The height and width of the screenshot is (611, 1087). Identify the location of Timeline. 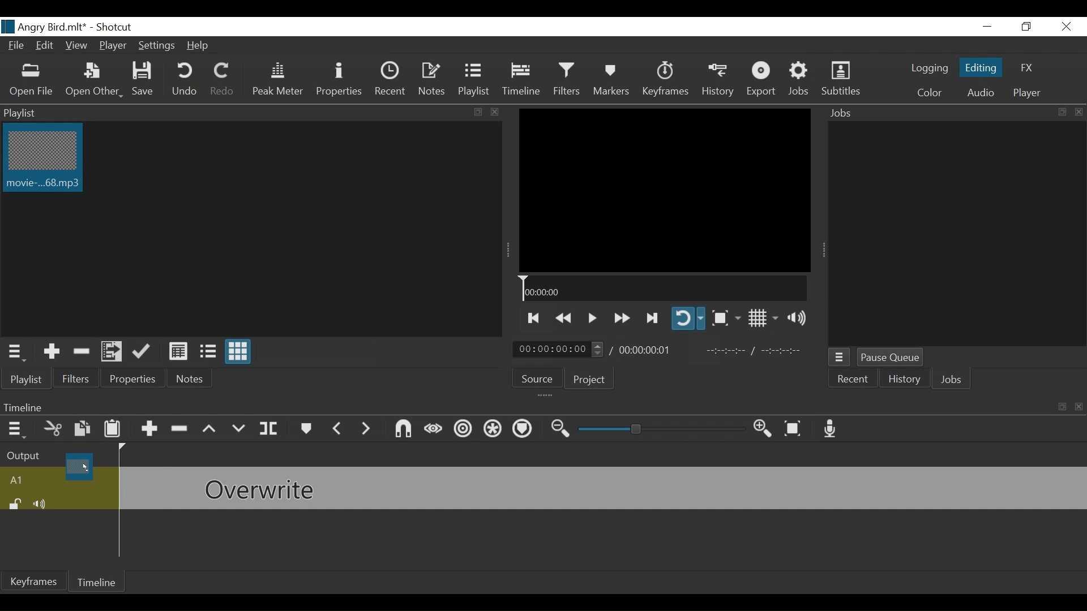
(521, 79).